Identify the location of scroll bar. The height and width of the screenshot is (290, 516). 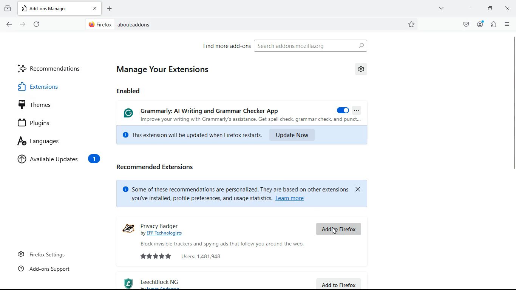
(513, 151).